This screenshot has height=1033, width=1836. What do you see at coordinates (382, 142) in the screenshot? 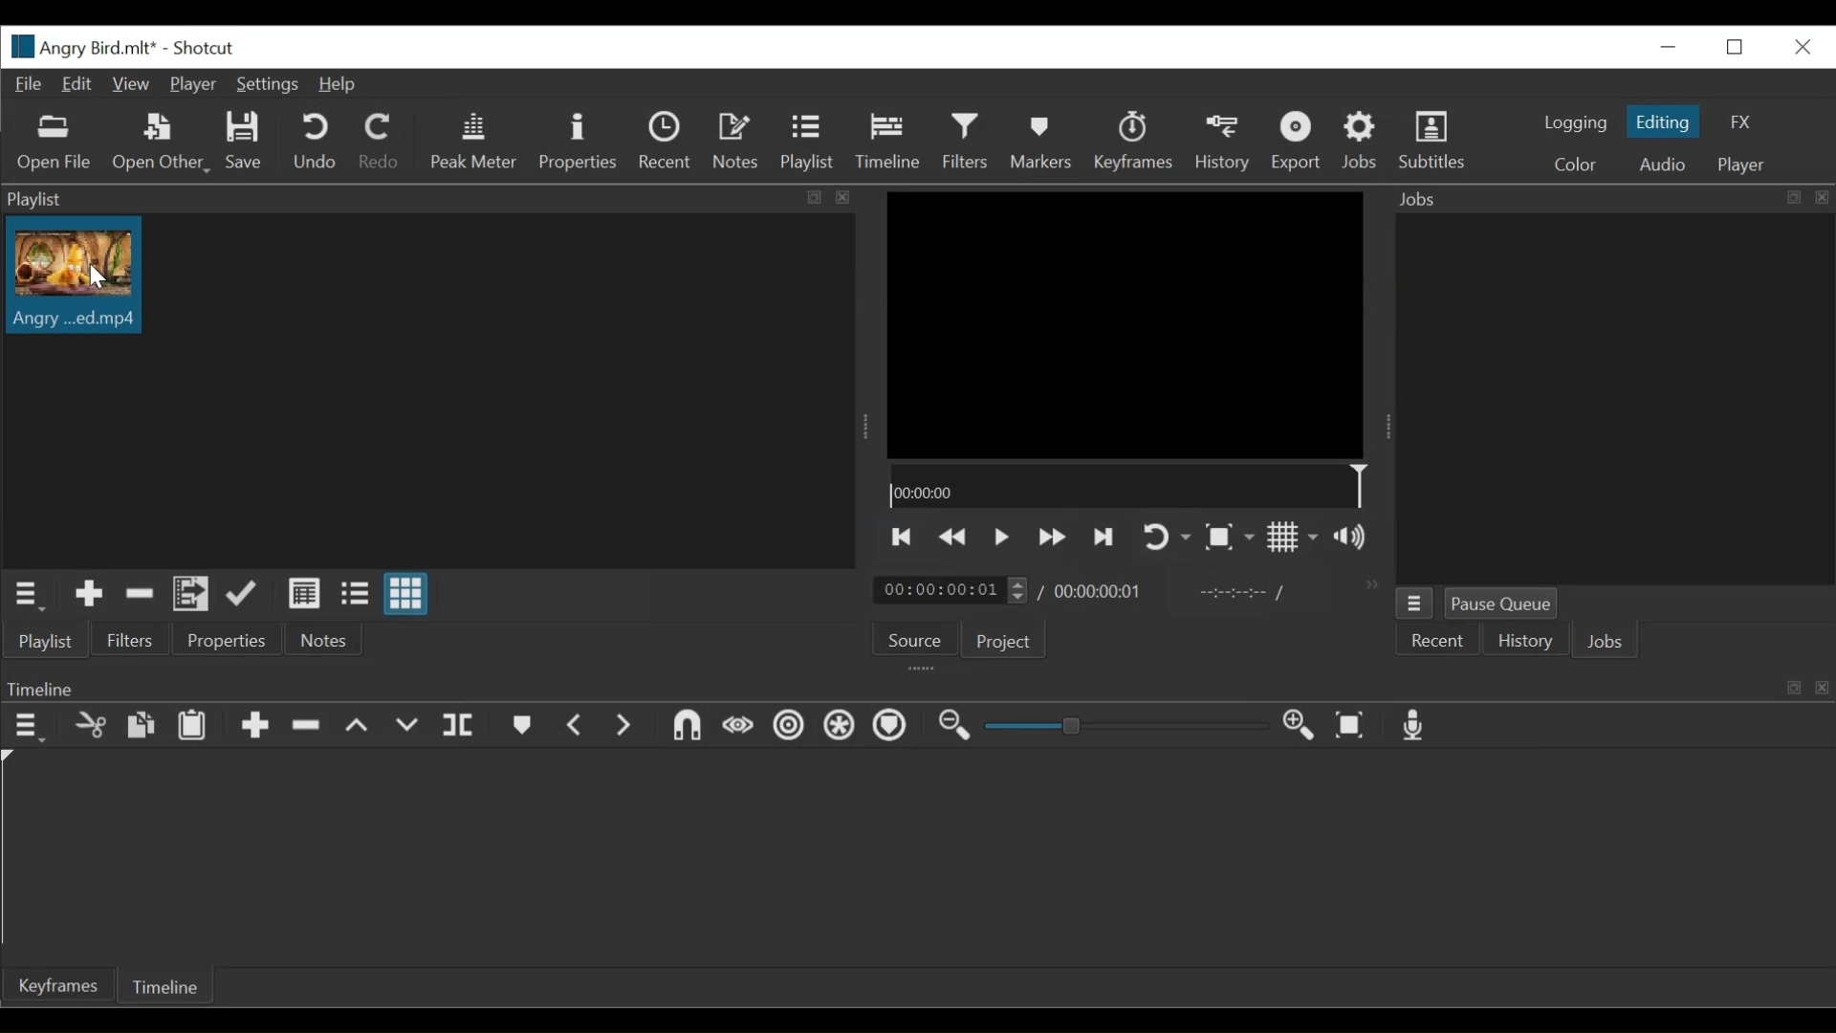
I see `Redo` at bounding box center [382, 142].